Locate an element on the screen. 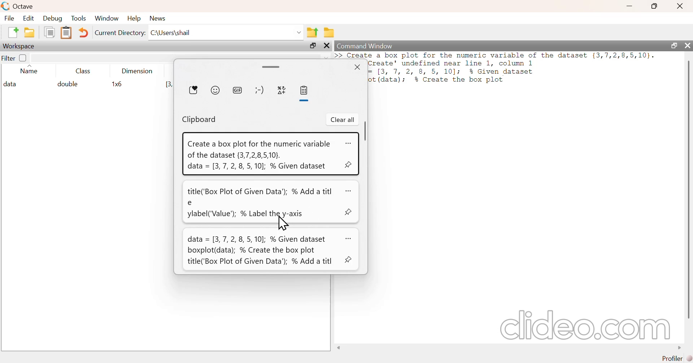 The width and height of the screenshot is (693, 363). = 1[3, 7, 2, 8 5, 10]; % Given dataset
ot (data); % Create the box plot is located at coordinates (459, 76).